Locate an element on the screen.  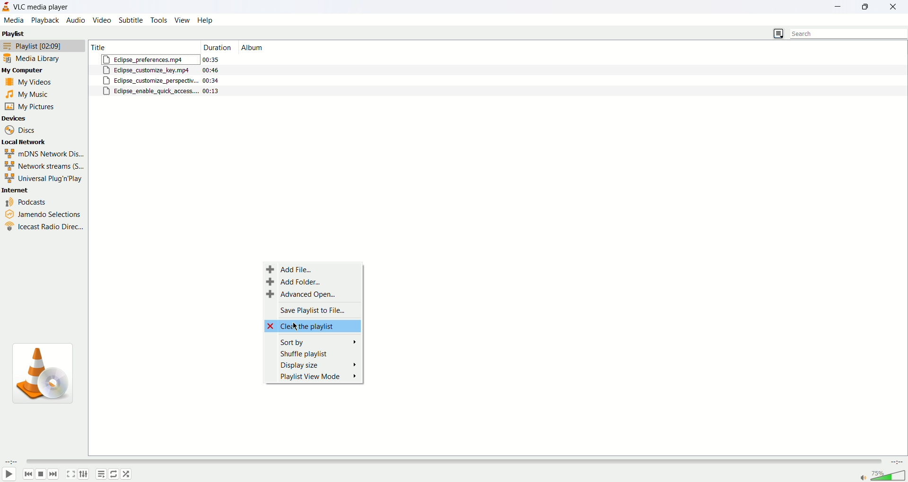
extended settings is located at coordinates (84, 474).